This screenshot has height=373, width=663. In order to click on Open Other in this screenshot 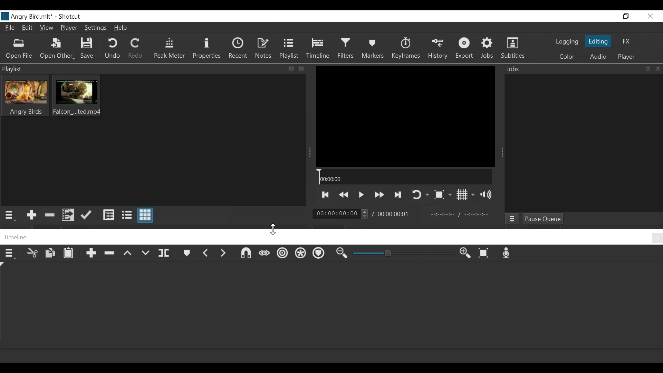, I will do `click(58, 50)`.